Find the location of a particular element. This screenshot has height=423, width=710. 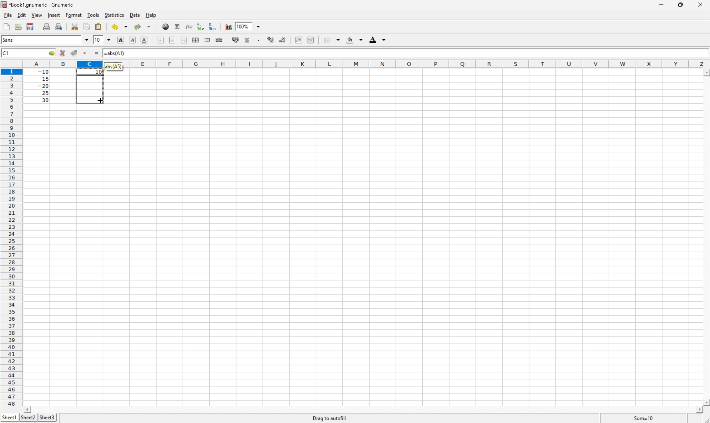

Copy the selection is located at coordinates (87, 27).